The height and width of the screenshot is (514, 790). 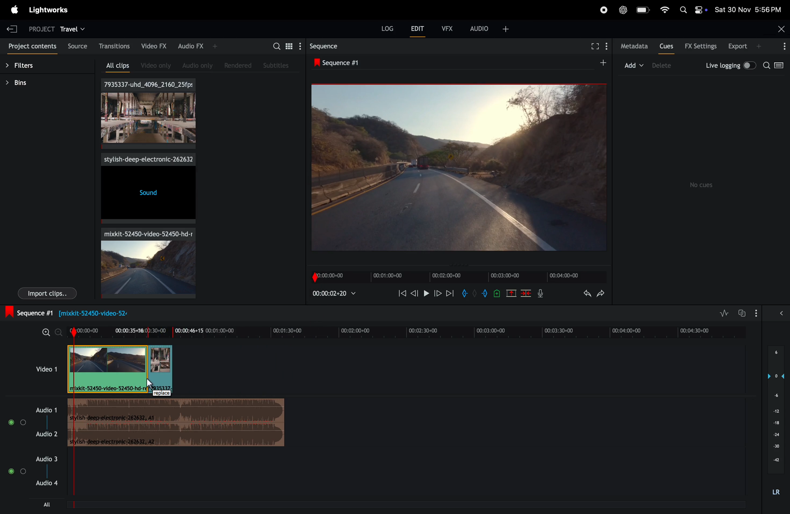 I want to click on rendered, so click(x=240, y=65).